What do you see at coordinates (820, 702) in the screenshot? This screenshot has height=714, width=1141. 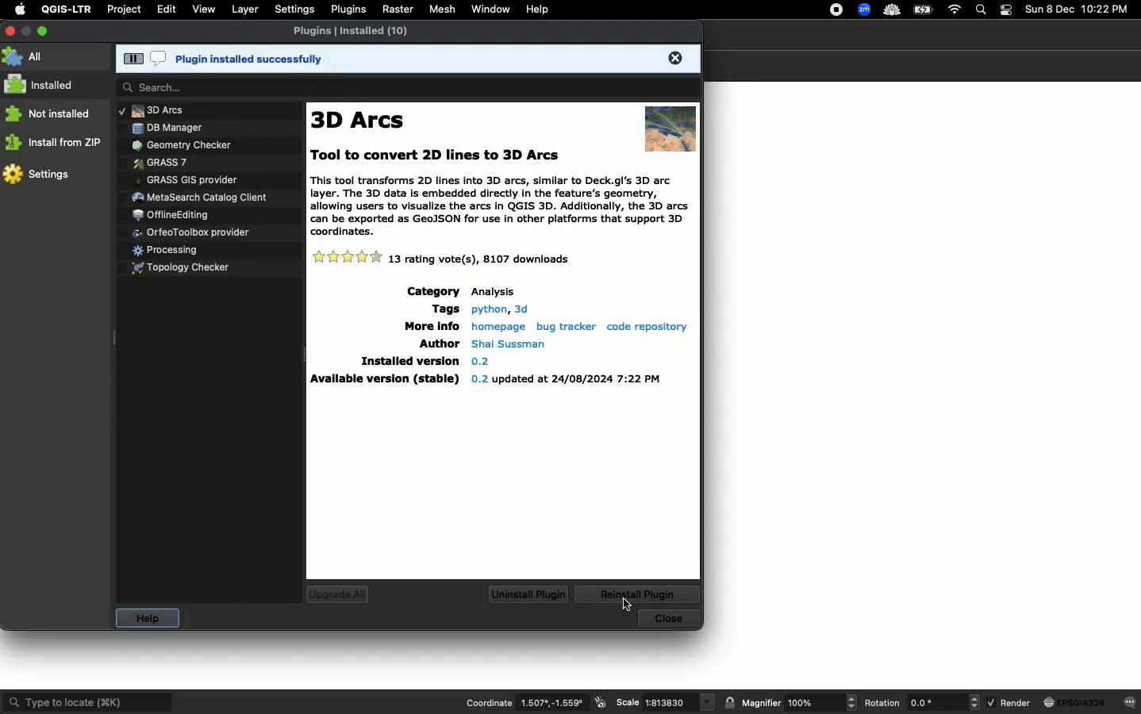 I see `Magnifier` at bounding box center [820, 702].